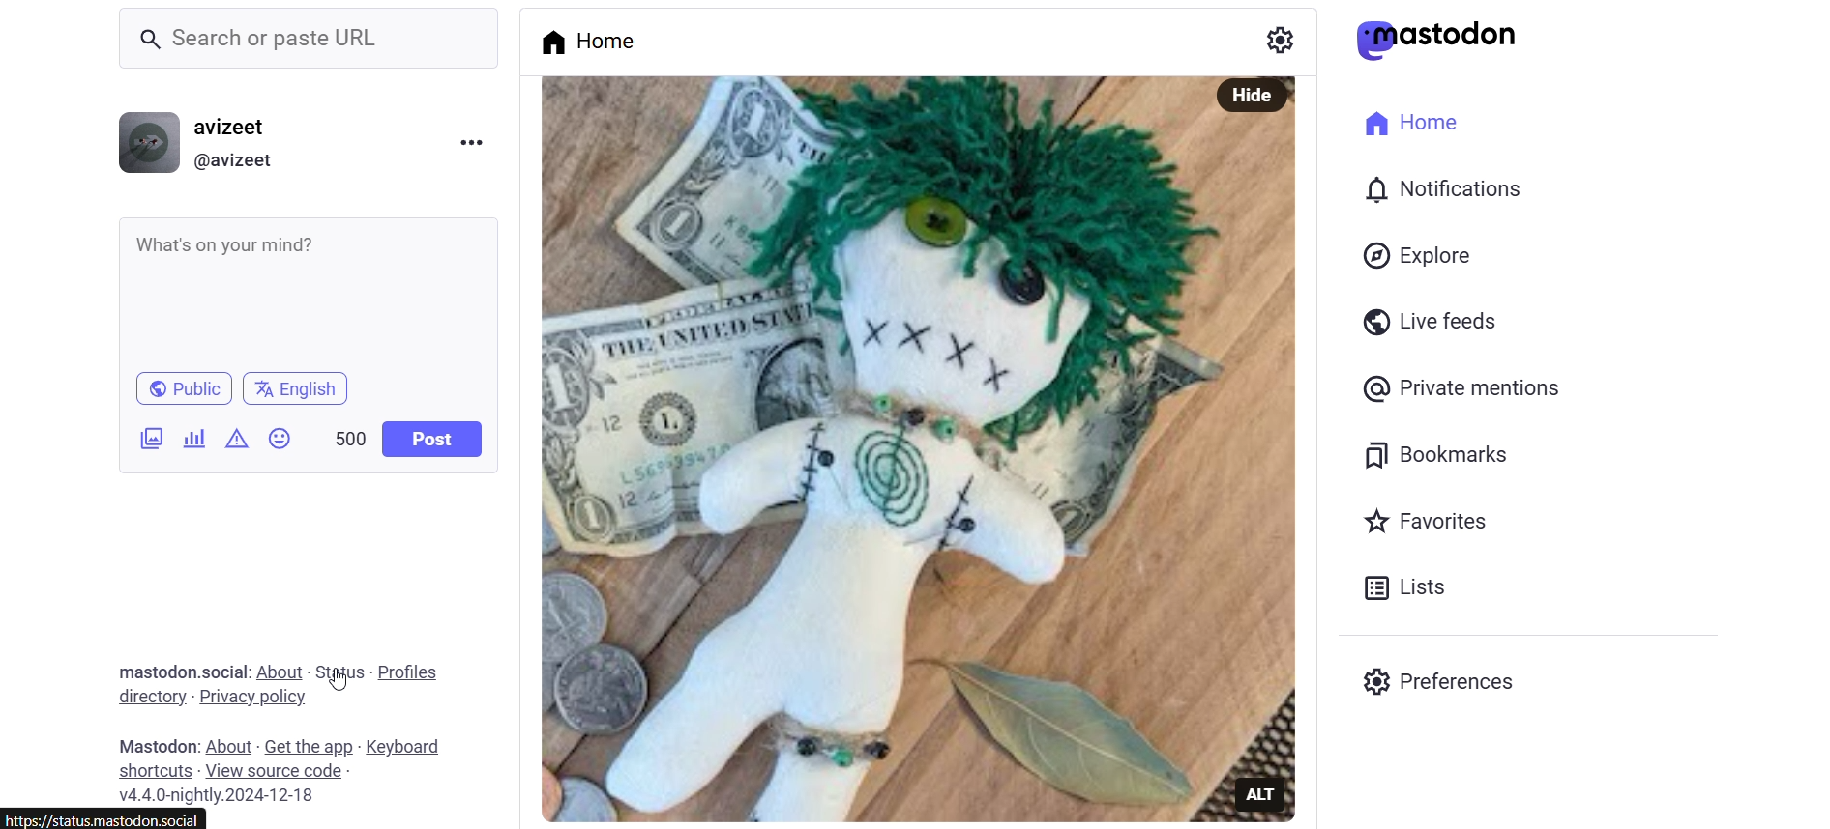 This screenshot has width=1830, height=829. I want to click on profiles, so click(416, 671).